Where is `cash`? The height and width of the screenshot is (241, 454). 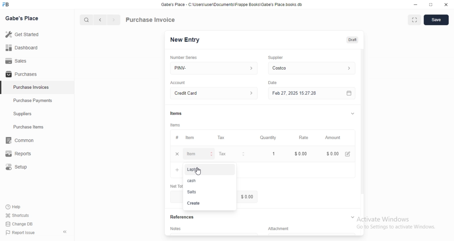 cash is located at coordinates (210, 181).